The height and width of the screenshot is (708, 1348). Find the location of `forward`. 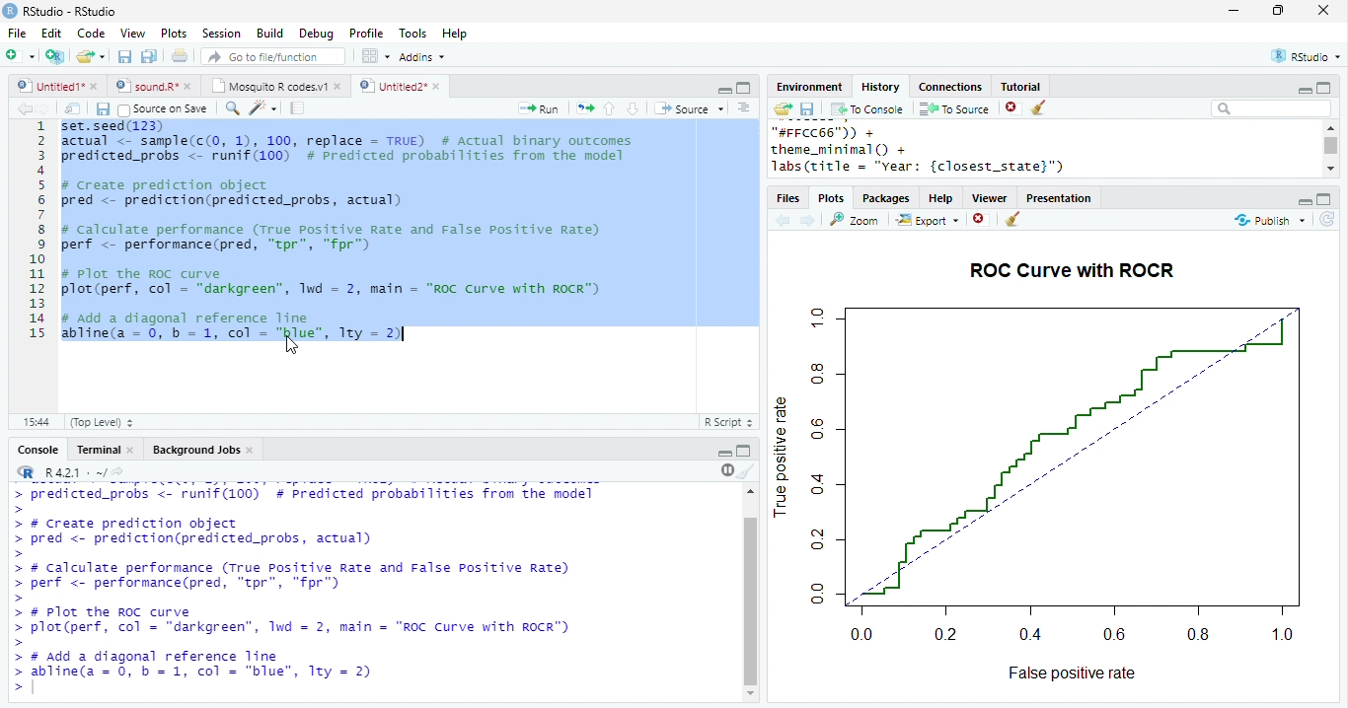

forward is located at coordinates (809, 222).